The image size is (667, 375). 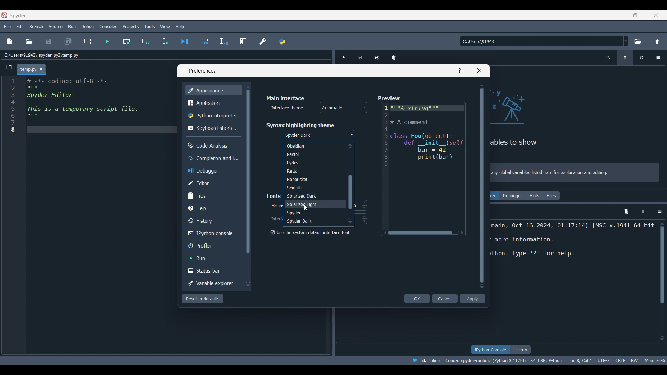 What do you see at coordinates (350, 183) in the screenshot?
I see `Vertical slide bar` at bounding box center [350, 183].